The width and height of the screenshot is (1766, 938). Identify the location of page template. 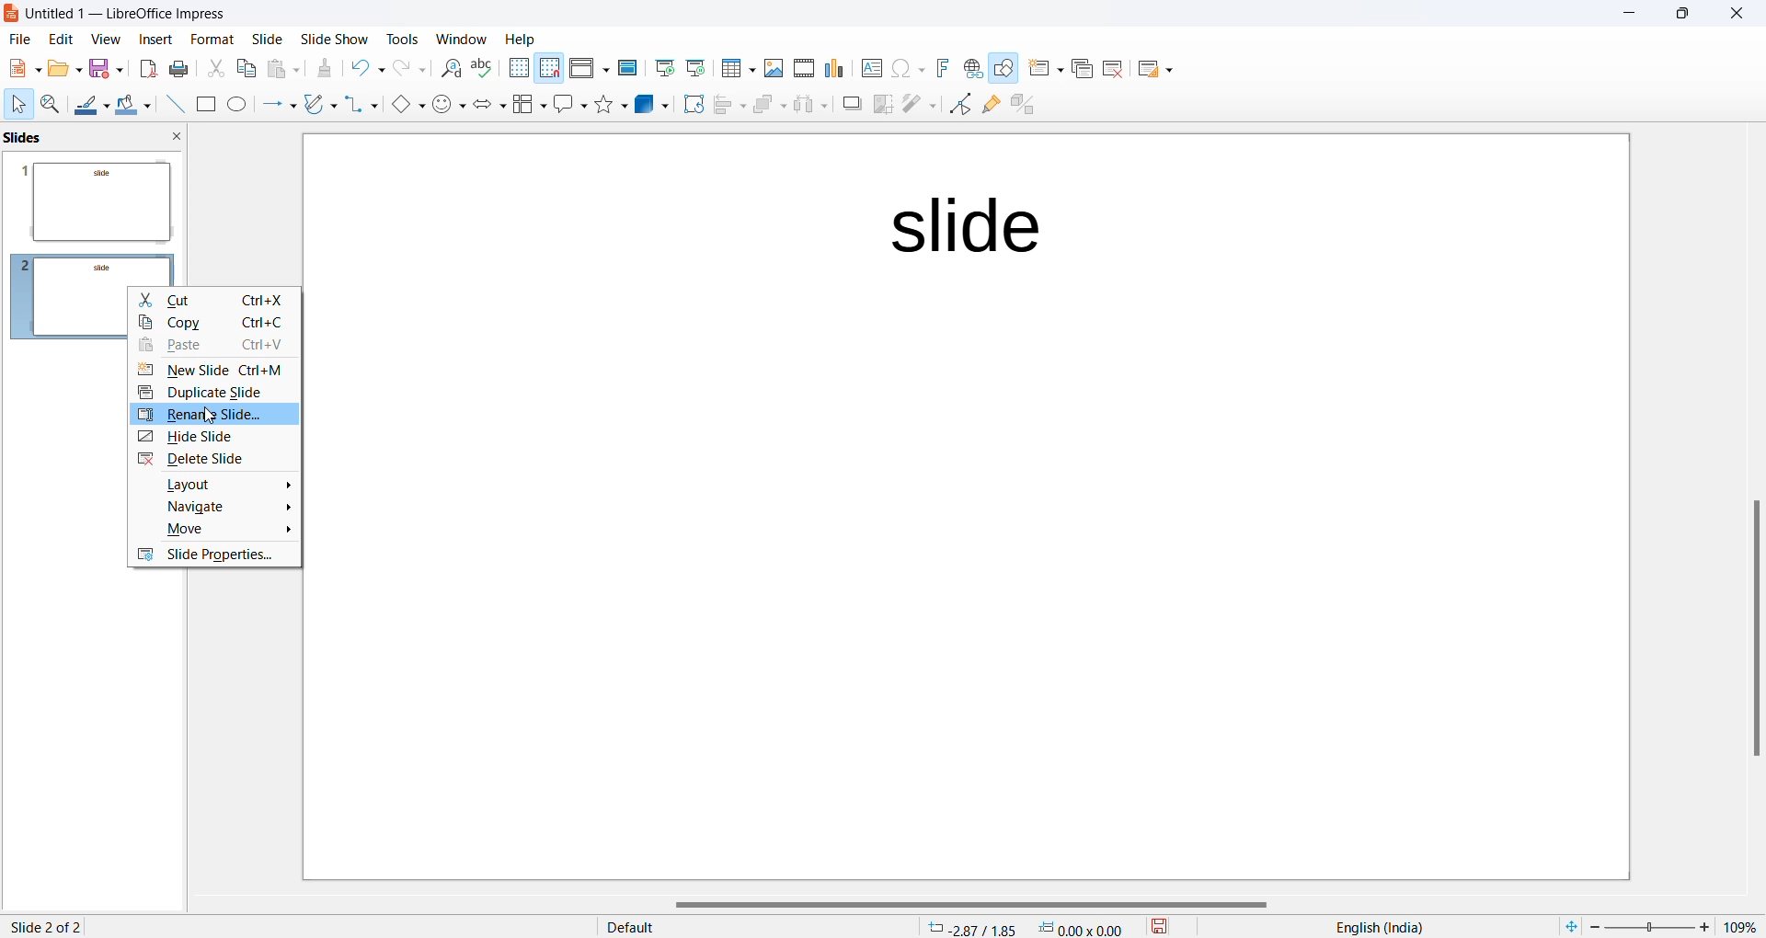
(970, 510).